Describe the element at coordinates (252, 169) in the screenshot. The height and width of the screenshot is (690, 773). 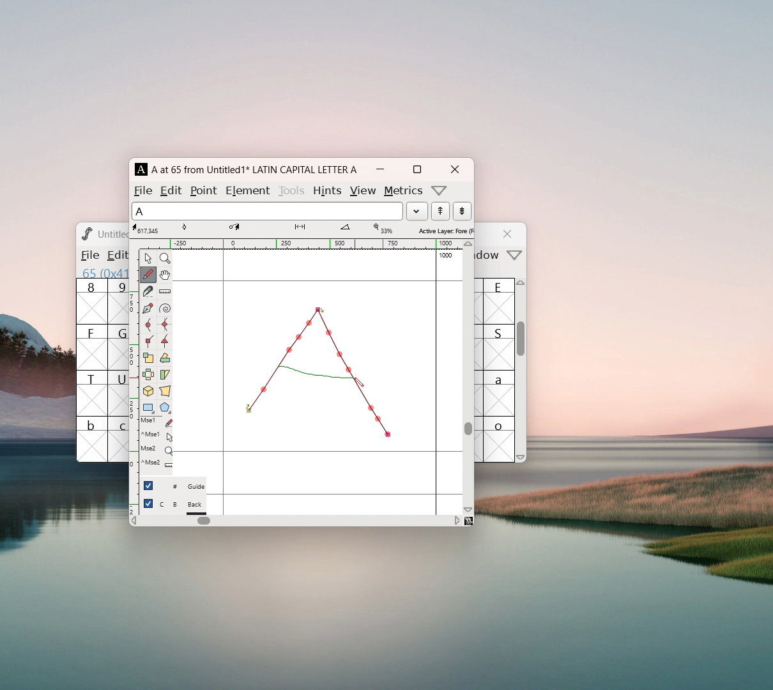
I see `A at 65 from Untitled1 LATIN CAPITAL LETTER A` at that location.